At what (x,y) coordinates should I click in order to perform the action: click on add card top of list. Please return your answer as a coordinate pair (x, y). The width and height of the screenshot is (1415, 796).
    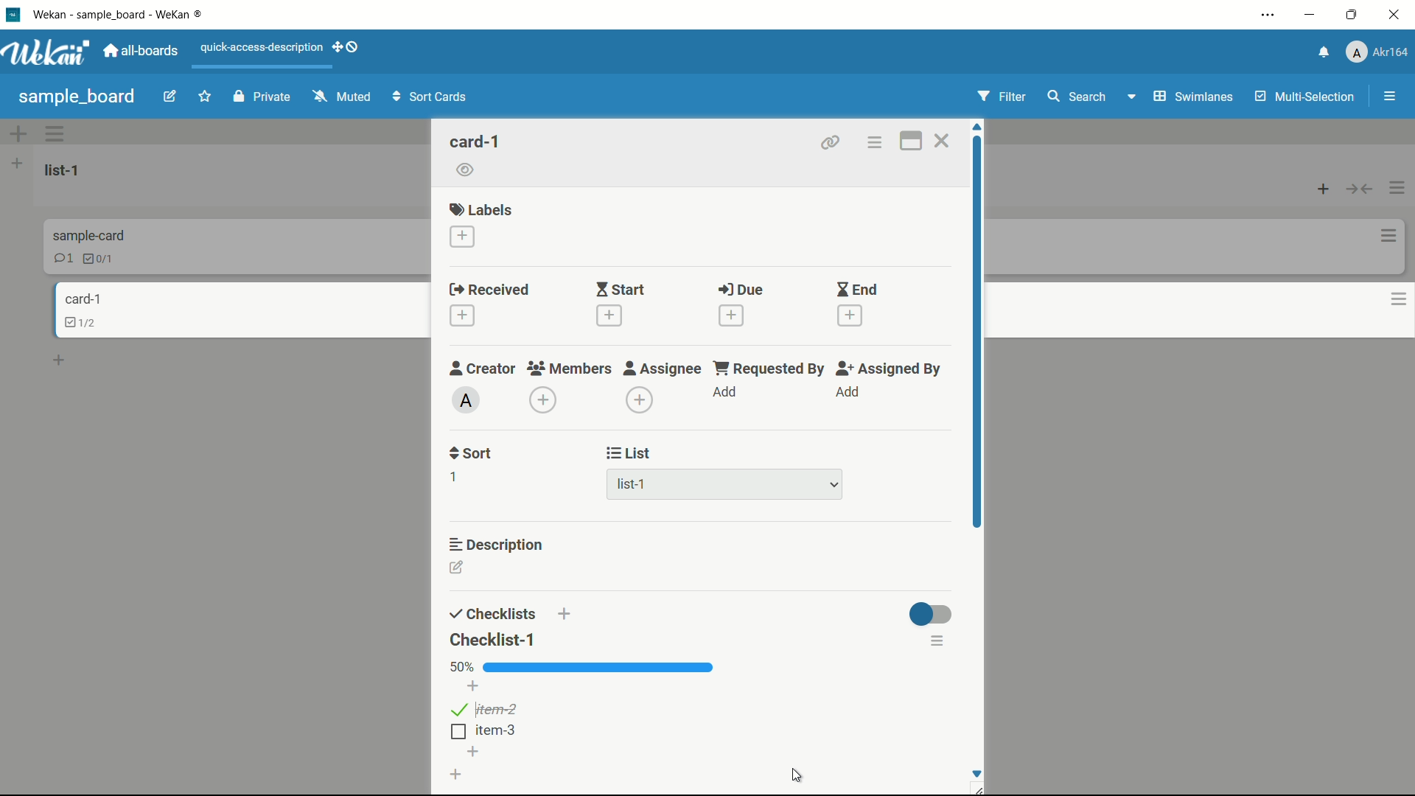
    Looking at the image, I should click on (1320, 188).